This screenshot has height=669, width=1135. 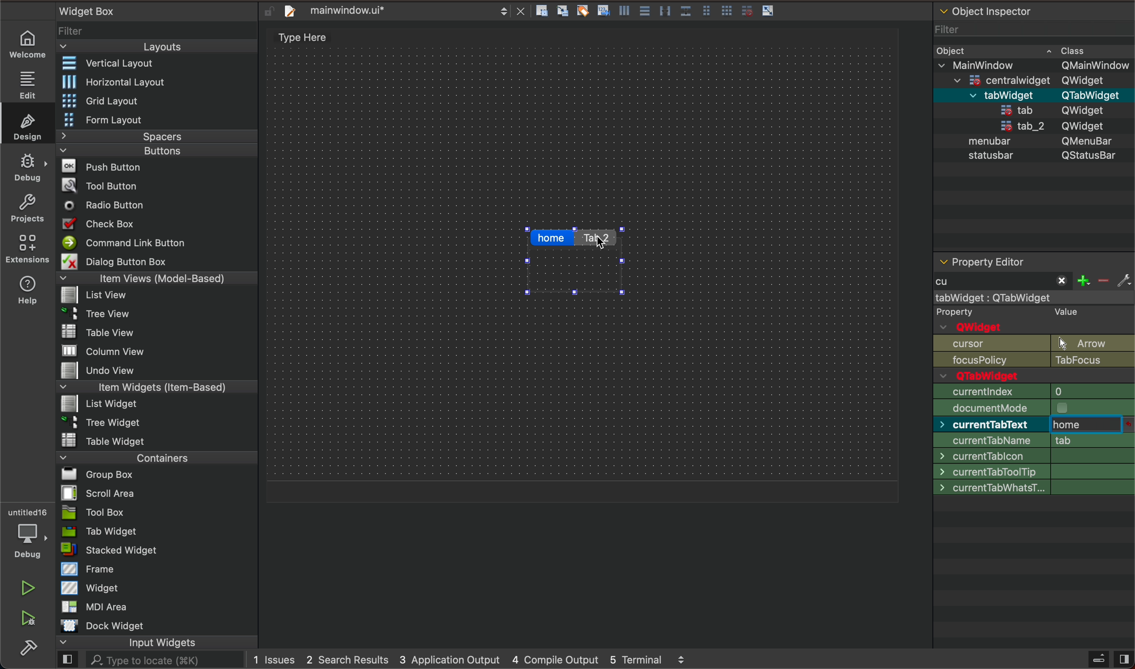 I want to click on Layouts, so click(x=157, y=46).